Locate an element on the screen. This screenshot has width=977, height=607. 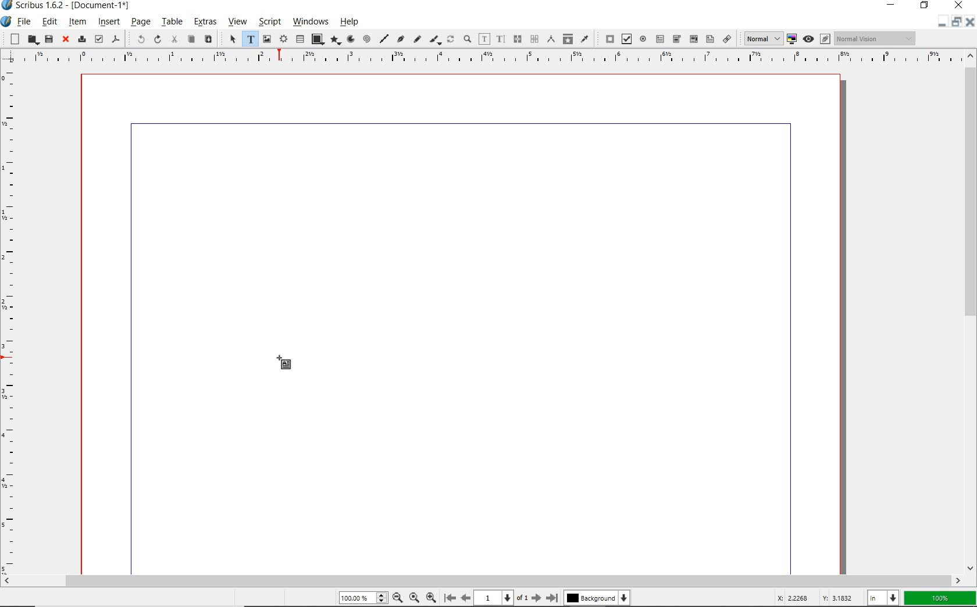
100% is located at coordinates (940, 598).